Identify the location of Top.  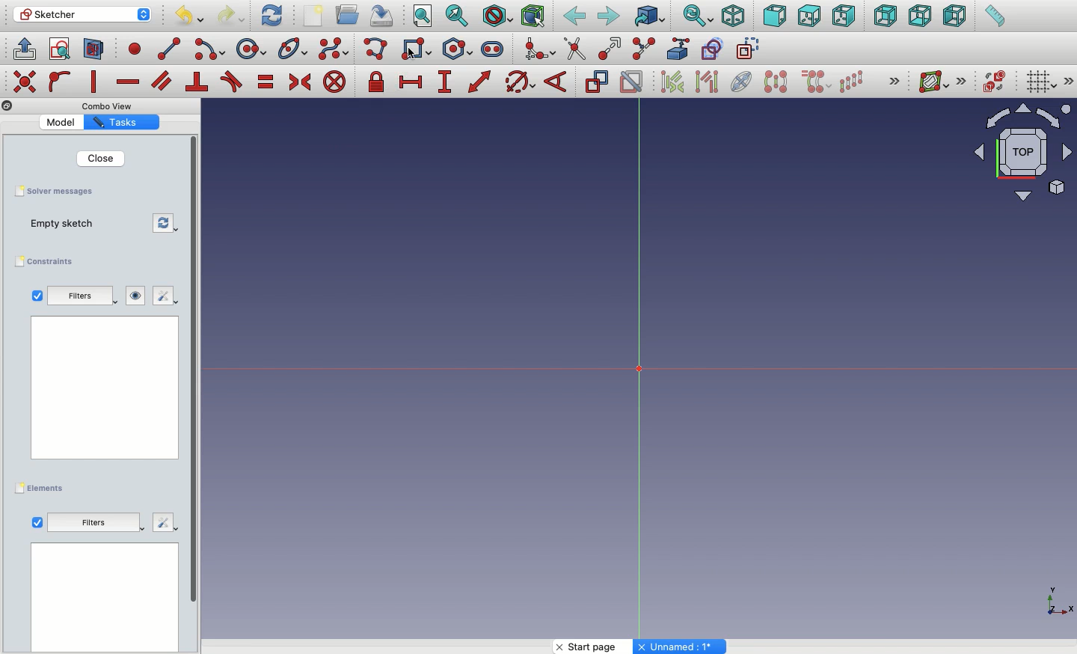
(808, 16).